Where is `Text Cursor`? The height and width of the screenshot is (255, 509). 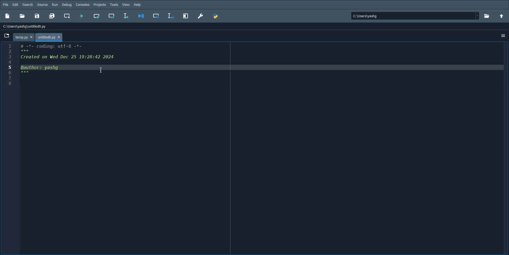 Text Cursor is located at coordinates (101, 70).